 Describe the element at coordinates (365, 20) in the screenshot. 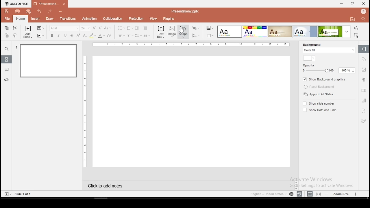

I see `find` at that location.